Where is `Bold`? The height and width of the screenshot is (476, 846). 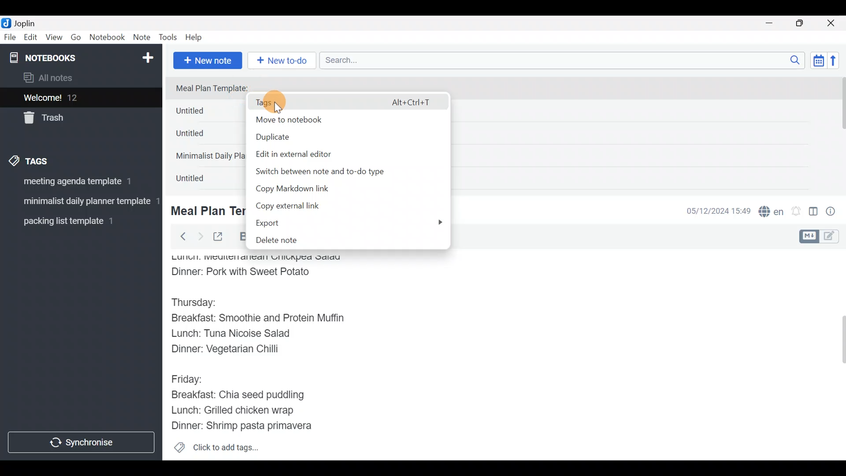 Bold is located at coordinates (241, 237).